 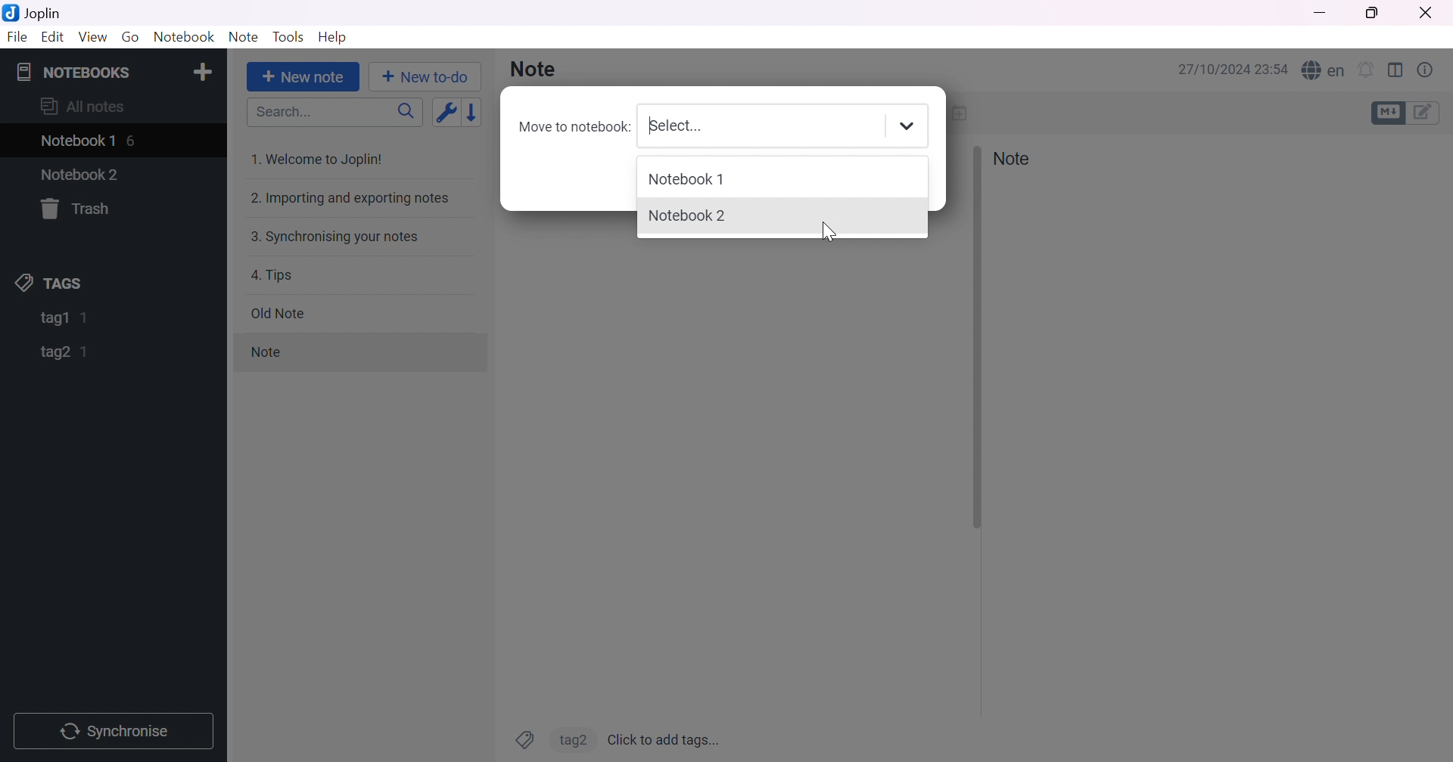 What do you see at coordinates (51, 283) in the screenshot?
I see `TAGS` at bounding box center [51, 283].